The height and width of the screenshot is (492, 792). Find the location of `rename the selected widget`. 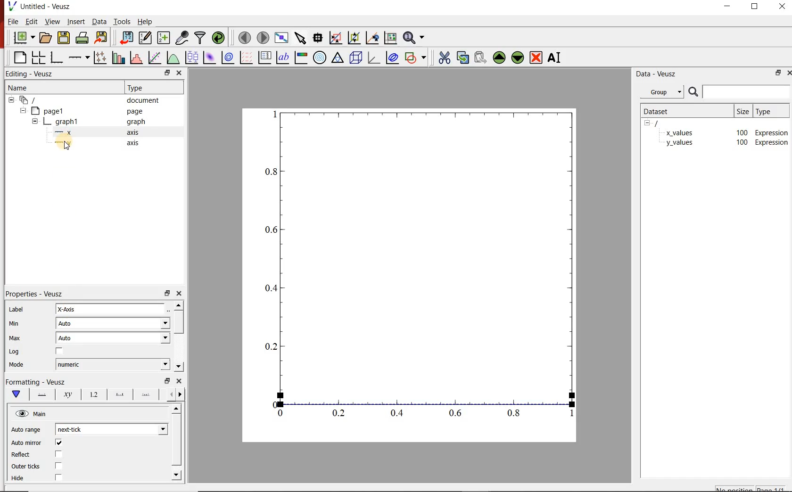

rename the selected widget is located at coordinates (555, 59).